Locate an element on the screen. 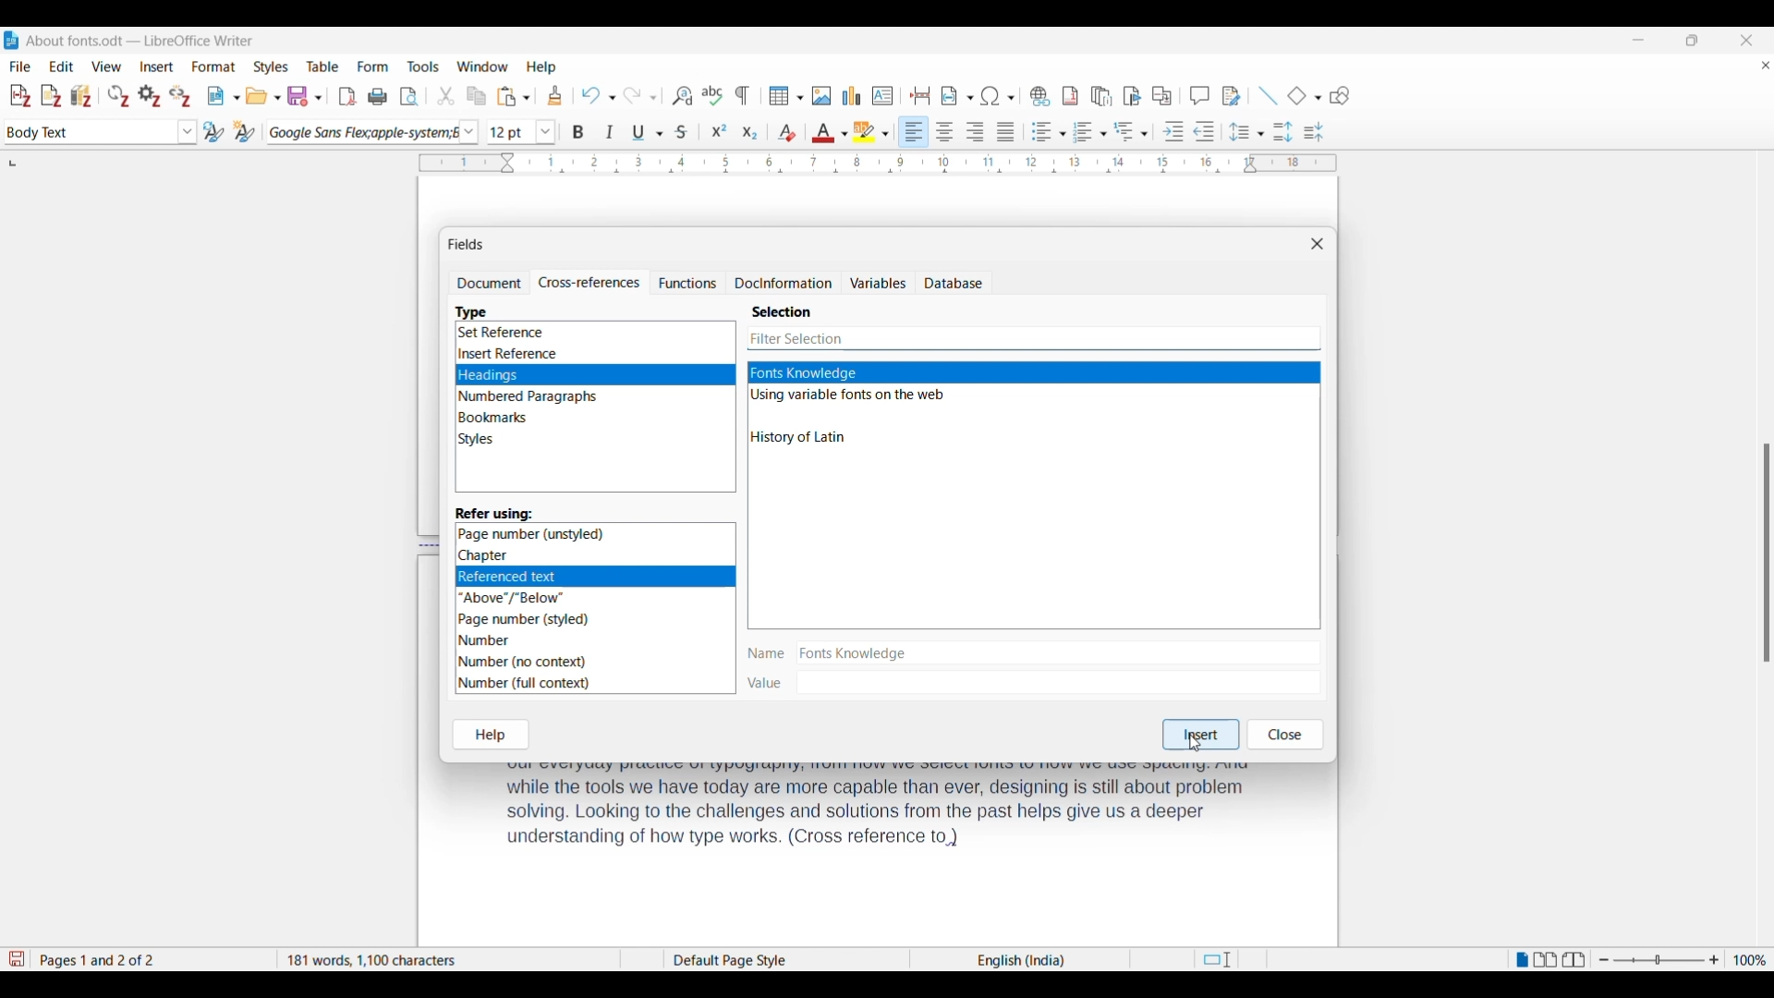 The image size is (1774, 998). File menu is located at coordinates (20, 67).